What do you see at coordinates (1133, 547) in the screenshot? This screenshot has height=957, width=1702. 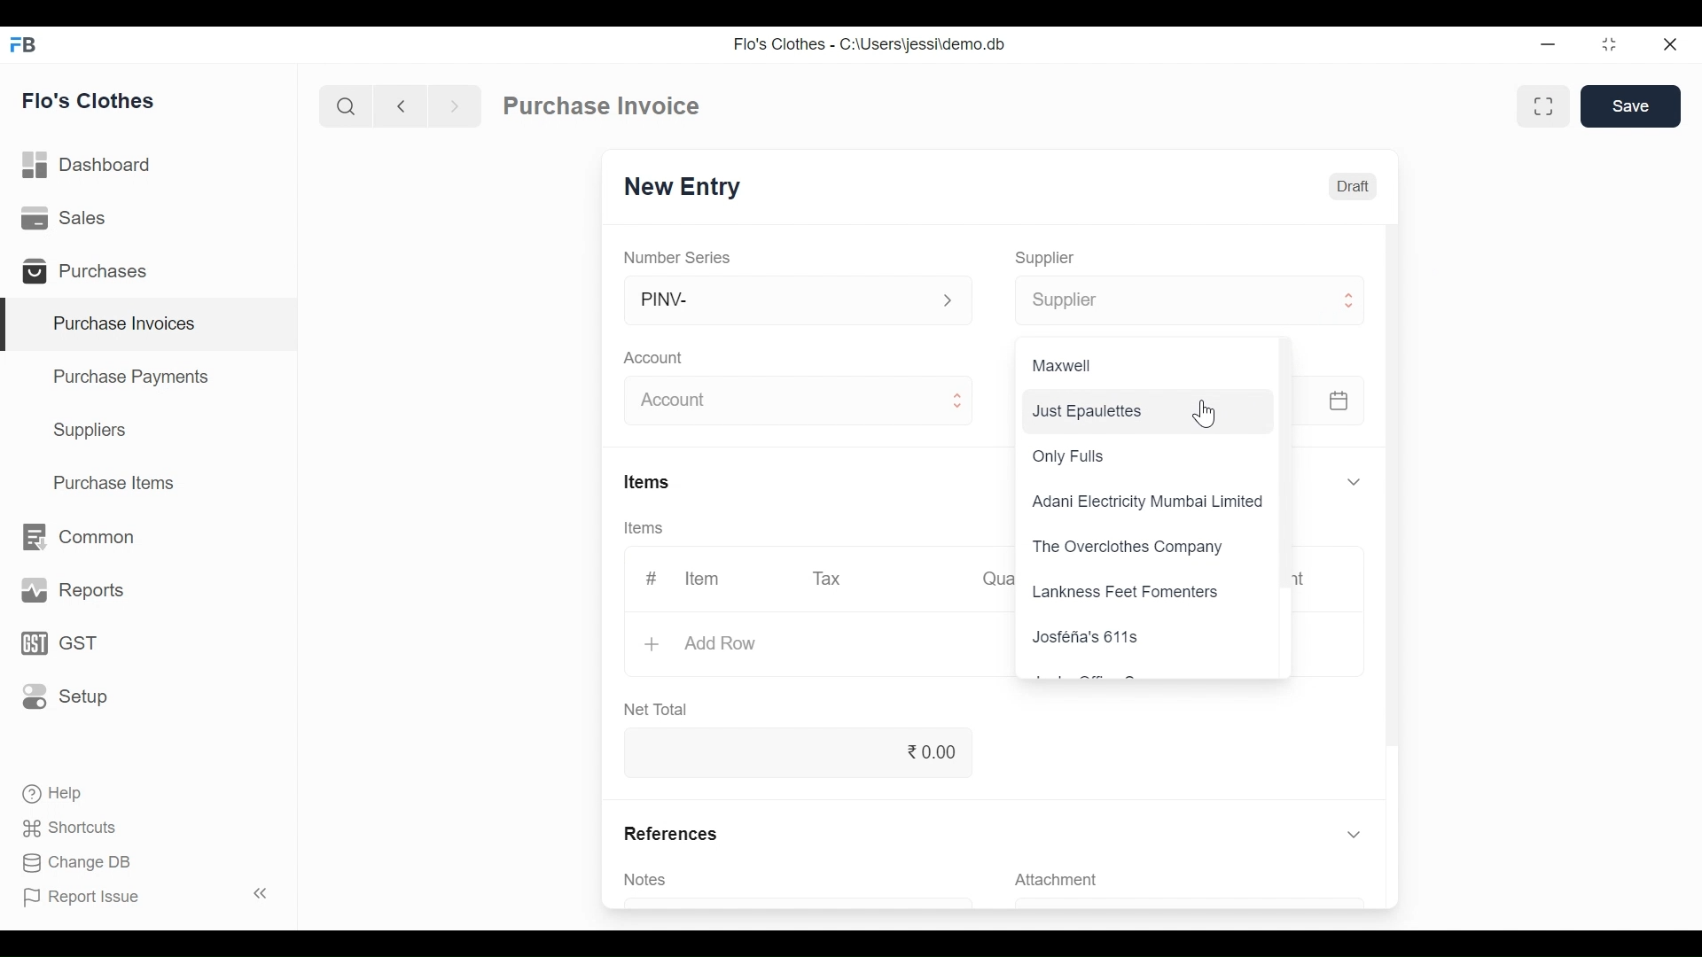 I see `The Overclothes Company` at bounding box center [1133, 547].